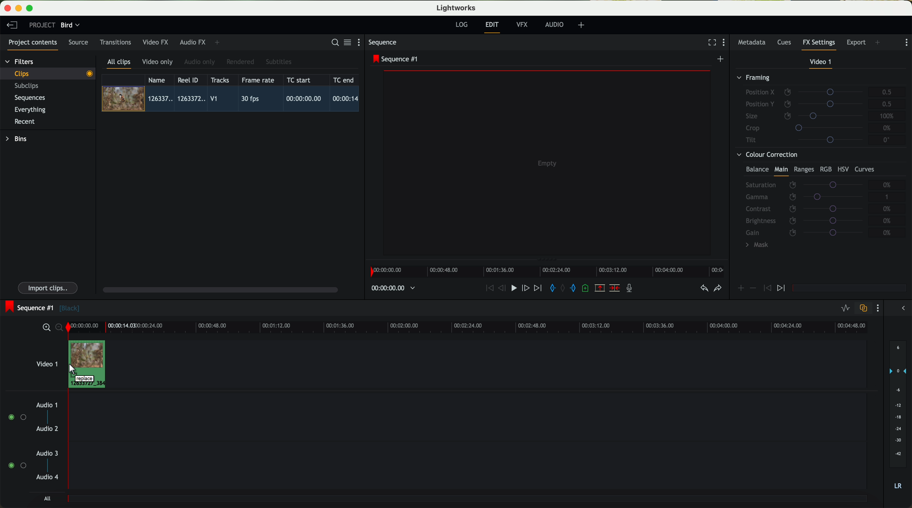 This screenshot has width=912, height=508. What do you see at coordinates (159, 80) in the screenshot?
I see `name` at bounding box center [159, 80].